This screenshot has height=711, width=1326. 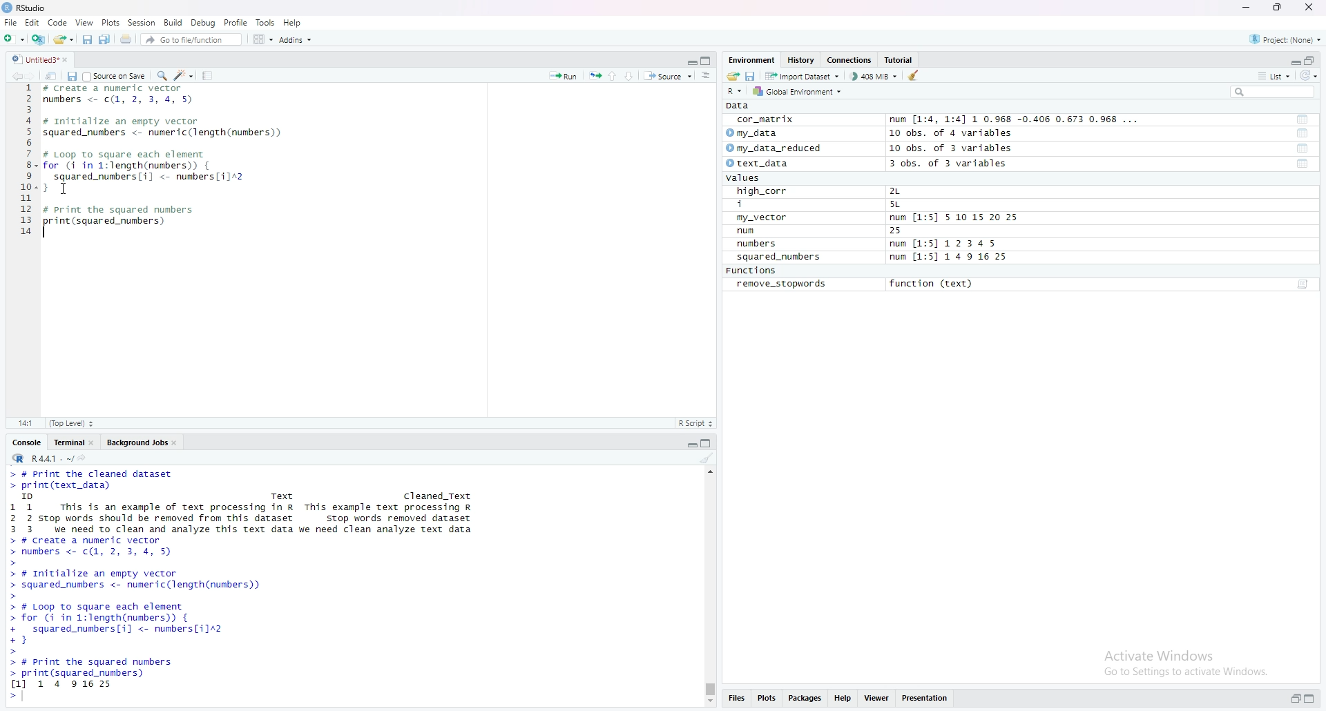 What do you see at coordinates (741, 106) in the screenshot?
I see `pata` at bounding box center [741, 106].